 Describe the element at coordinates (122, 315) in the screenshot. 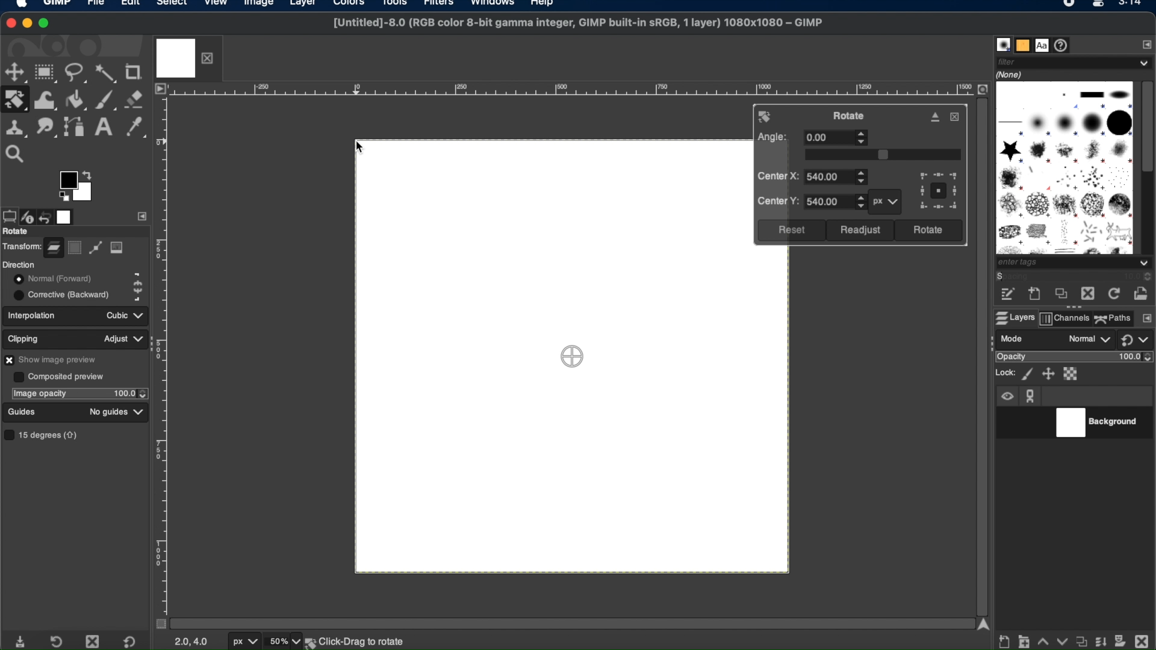

I see `cubic dropdown` at that location.